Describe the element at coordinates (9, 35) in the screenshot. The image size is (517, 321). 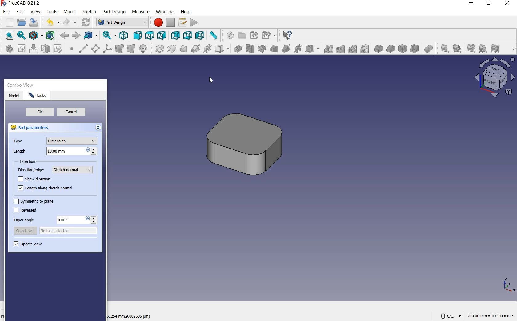
I see `fit all` at that location.